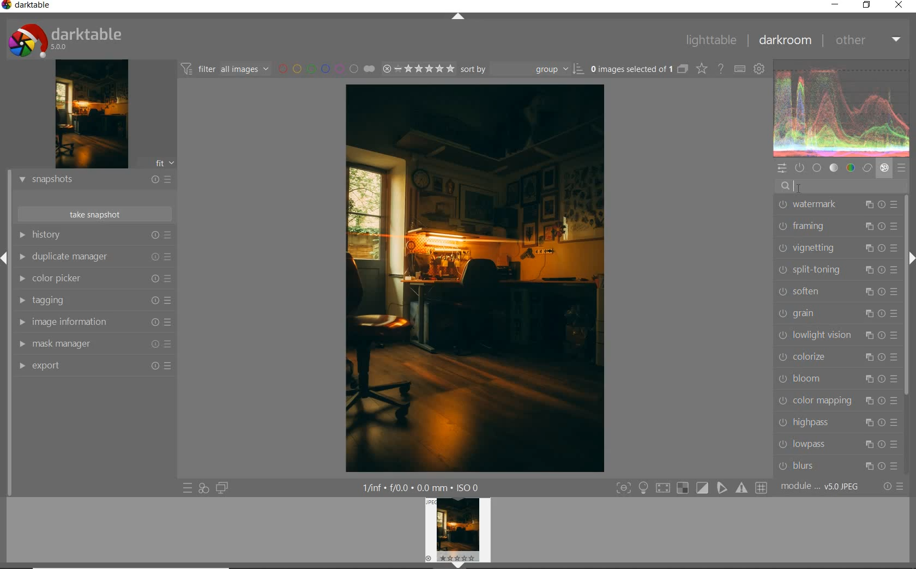 Image resolution: width=916 pixels, height=569 pixels. Describe the element at coordinates (523, 69) in the screenshot. I see `sort` at that location.